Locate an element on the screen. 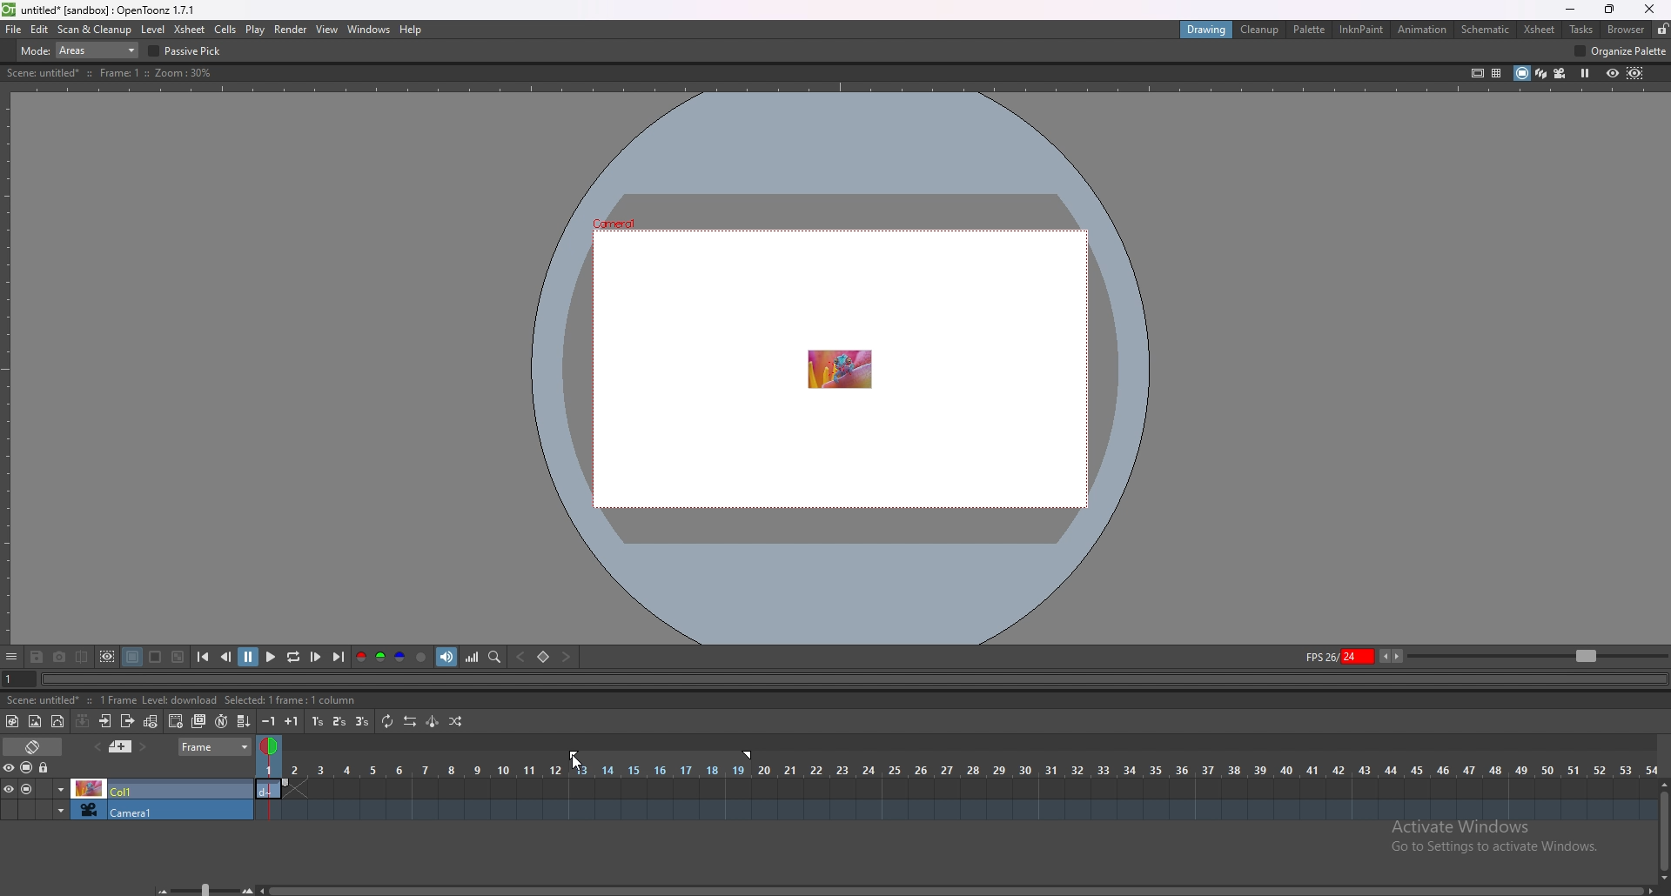 Image resolution: width=1671 pixels, height=896 pixels. toggle timeline is located at coordinates (33, 746).